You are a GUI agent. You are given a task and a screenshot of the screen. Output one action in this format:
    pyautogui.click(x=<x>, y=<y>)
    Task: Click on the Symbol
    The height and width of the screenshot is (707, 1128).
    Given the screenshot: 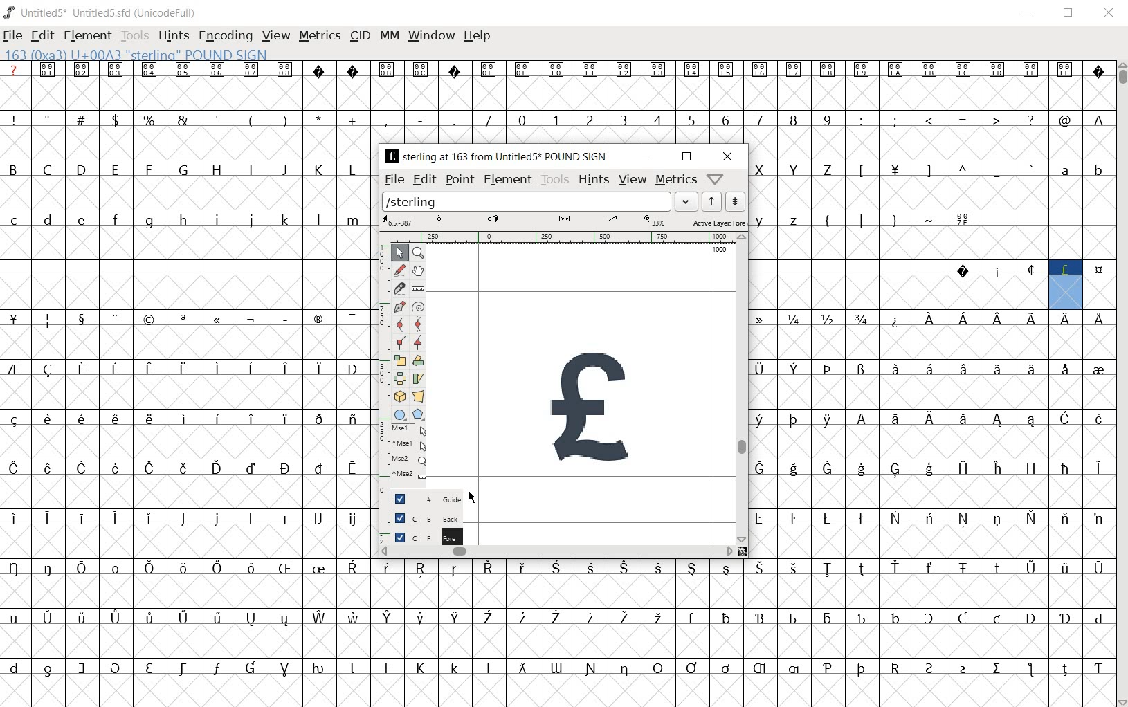 What is the action you would take?
    pyautogui.click(x=251, y=519)
    